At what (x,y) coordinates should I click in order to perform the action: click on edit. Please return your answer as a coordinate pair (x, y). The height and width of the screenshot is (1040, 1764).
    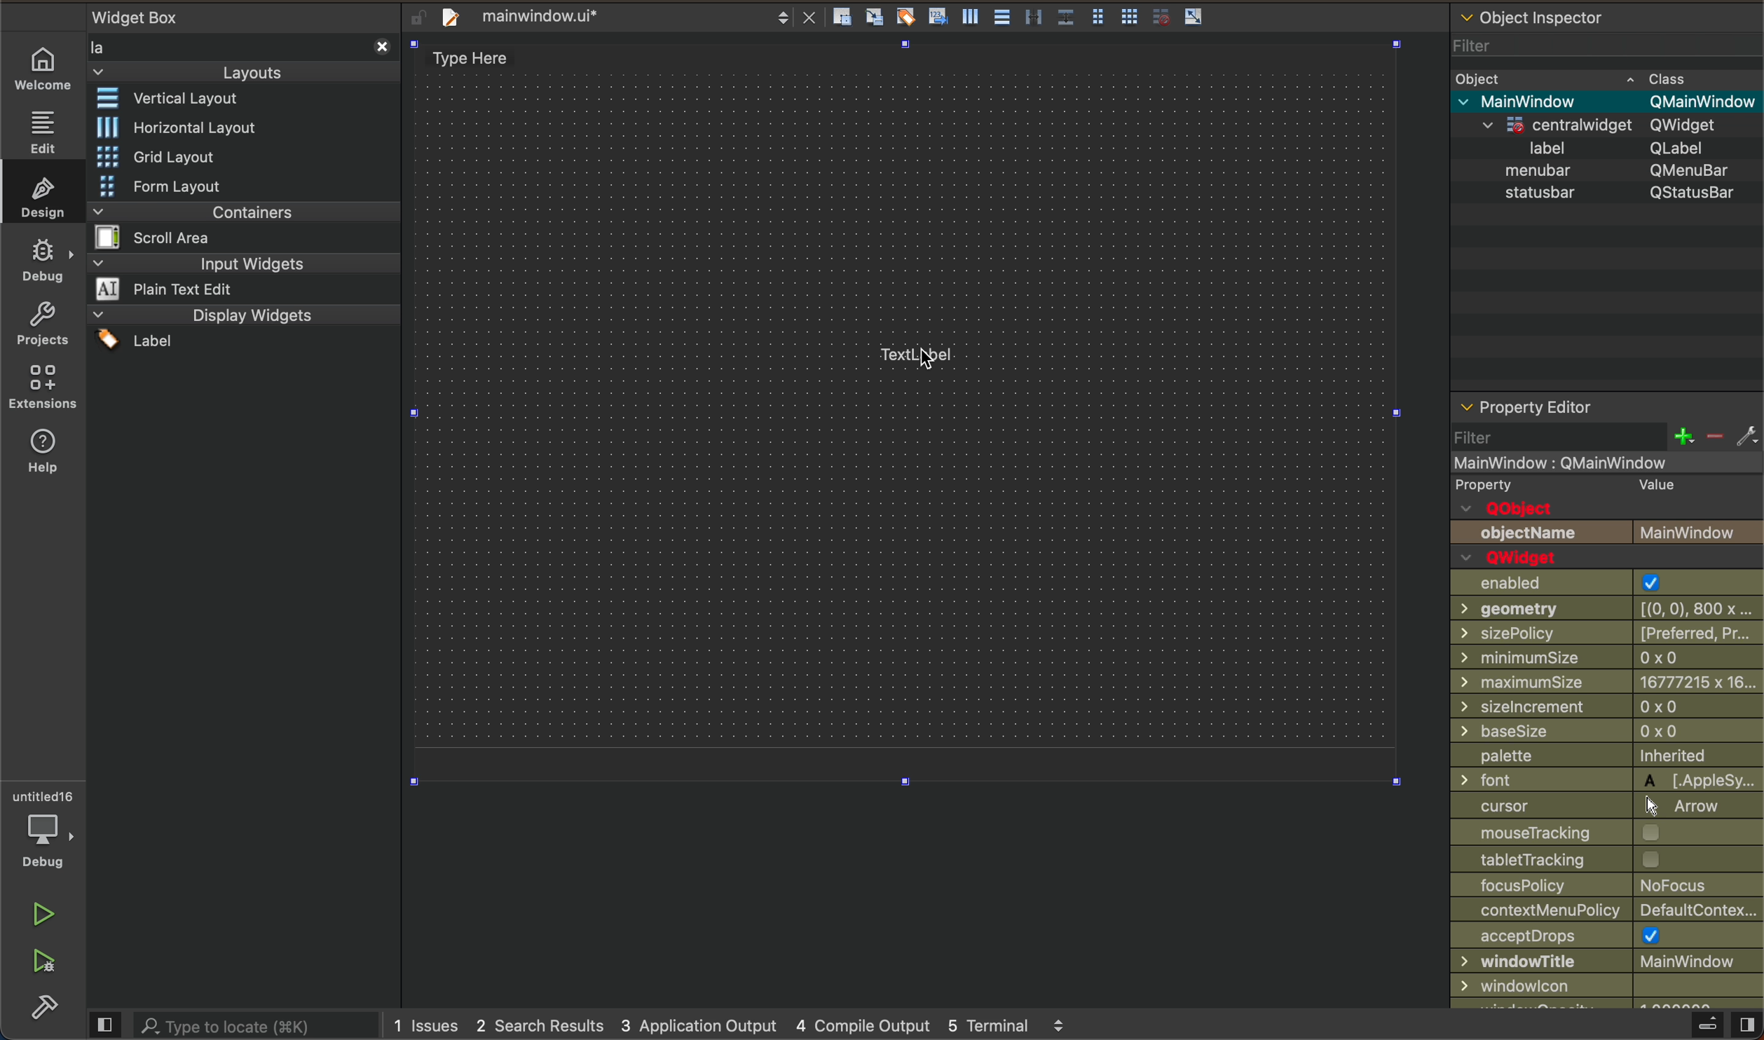
    Looking at the image, I should click on (42, 130).